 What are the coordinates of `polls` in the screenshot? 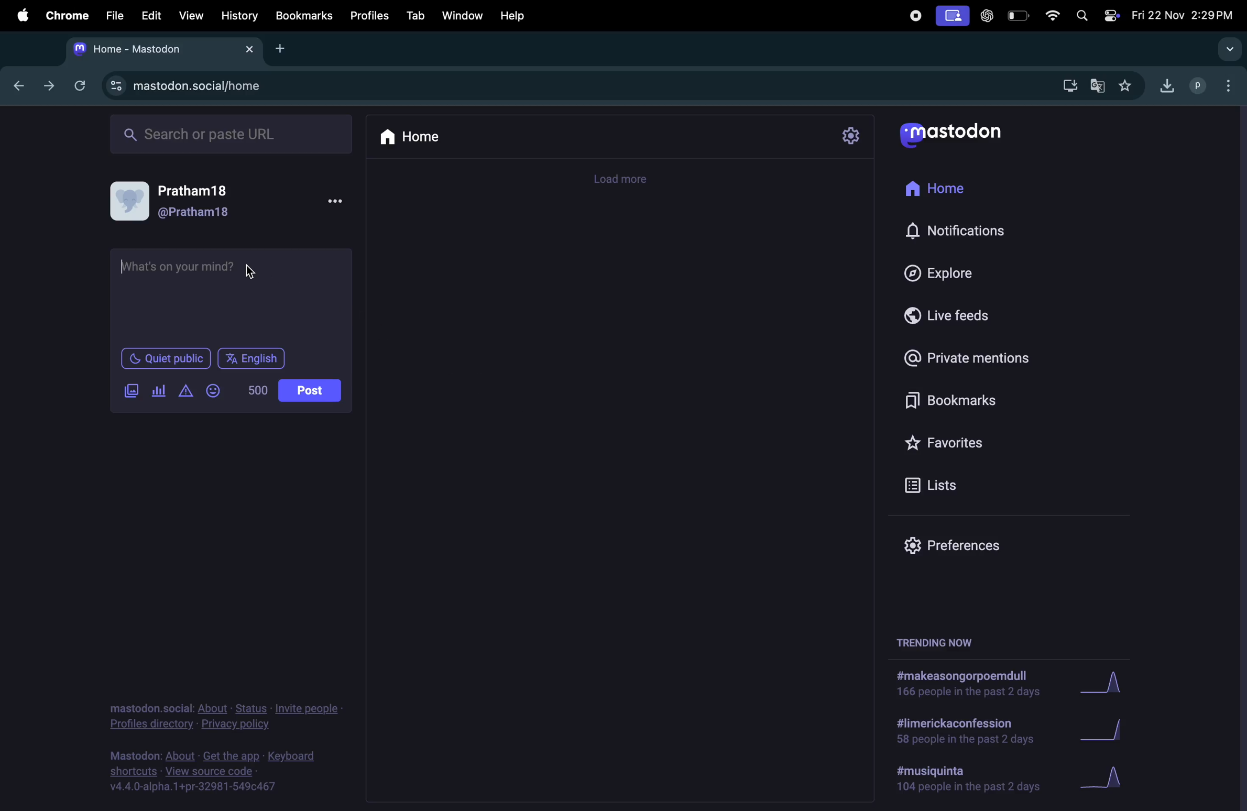 It's located at (158, 390).